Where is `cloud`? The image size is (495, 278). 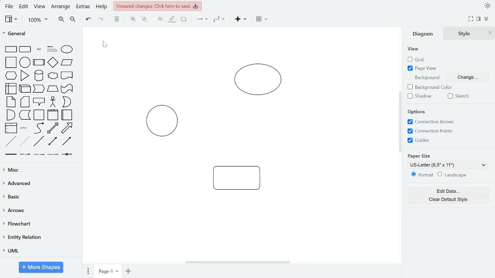 cloud is located at coordinates (52, 76).